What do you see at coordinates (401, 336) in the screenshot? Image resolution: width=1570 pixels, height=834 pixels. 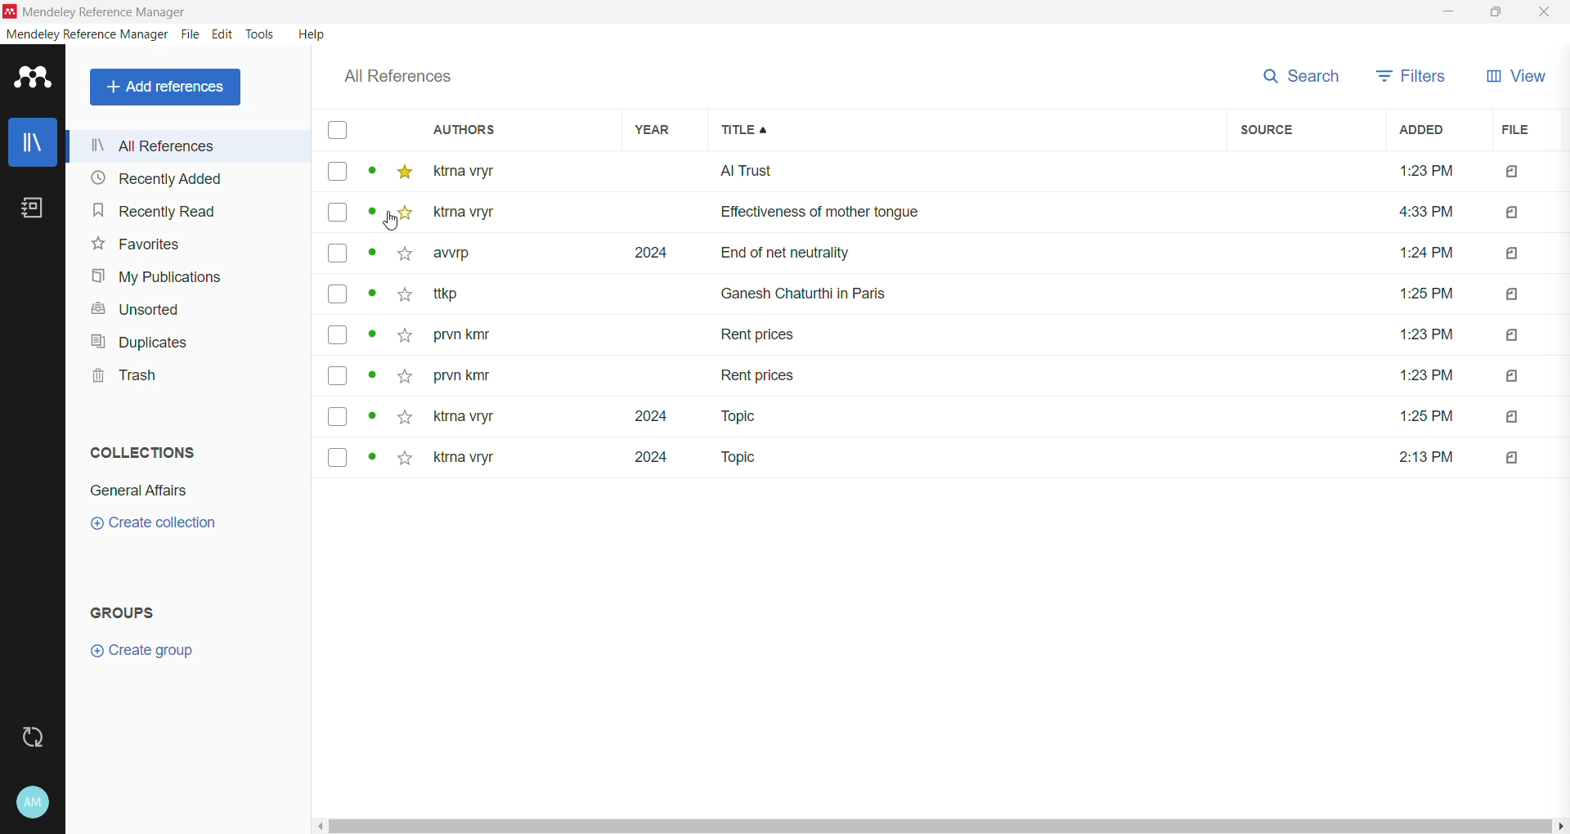 I see `star` at bounding box center [401, 336].